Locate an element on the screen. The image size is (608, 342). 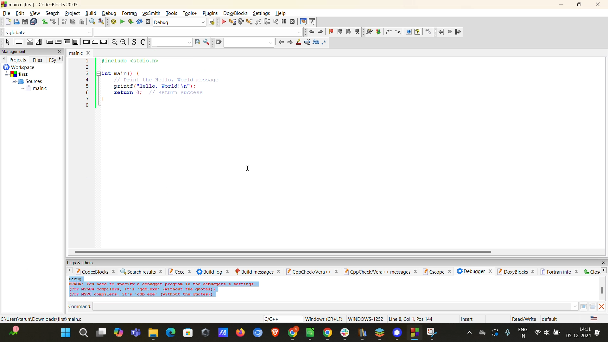
codeblocks is located at coordinates (96, 271).